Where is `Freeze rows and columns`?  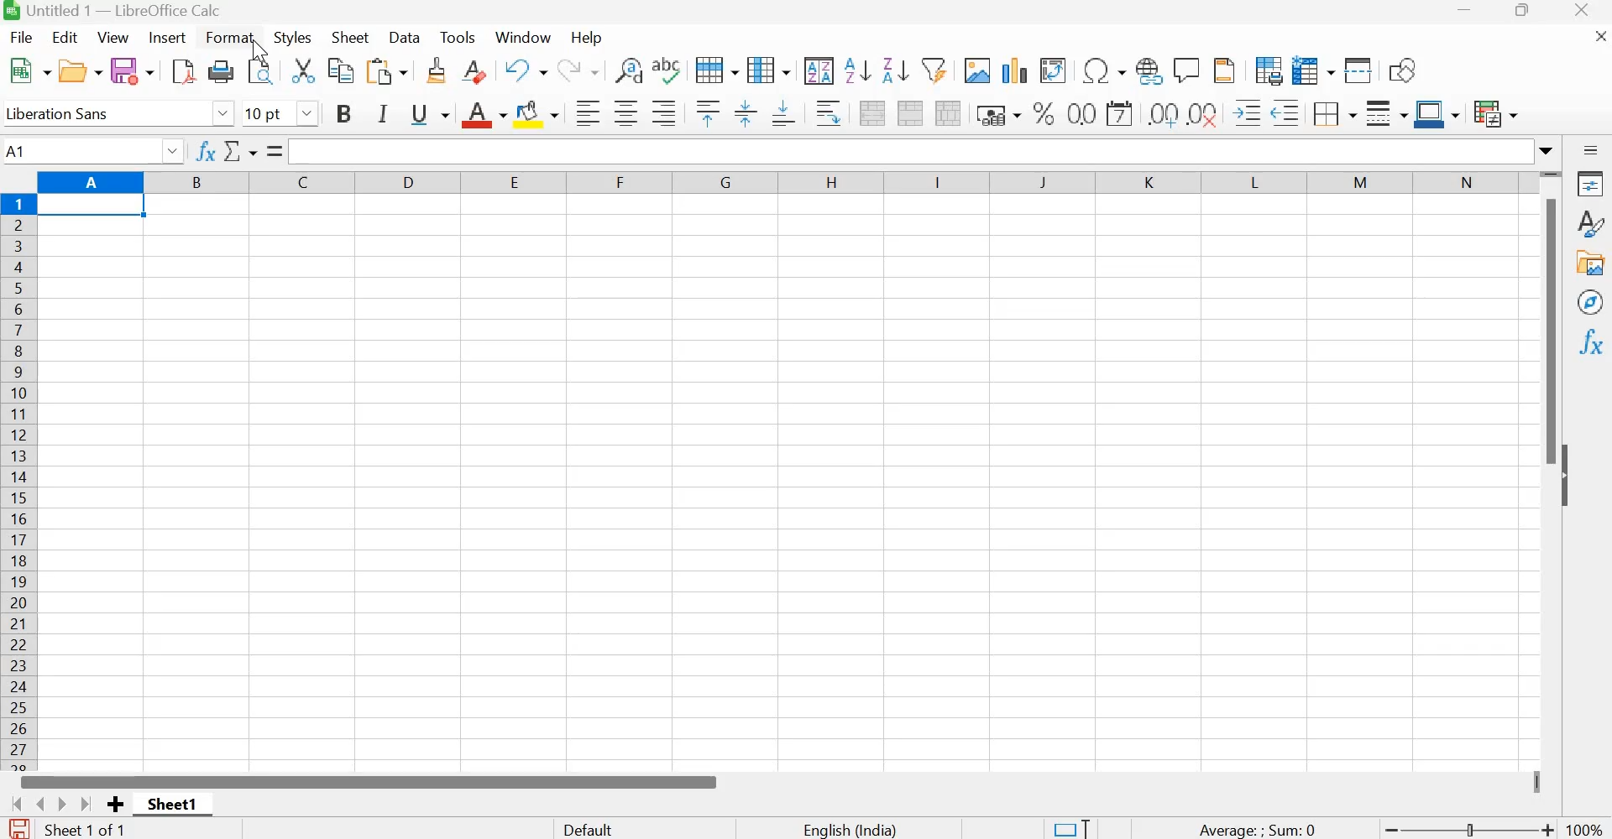
Freeze rows and columns is located at coordinates (1314, 70).